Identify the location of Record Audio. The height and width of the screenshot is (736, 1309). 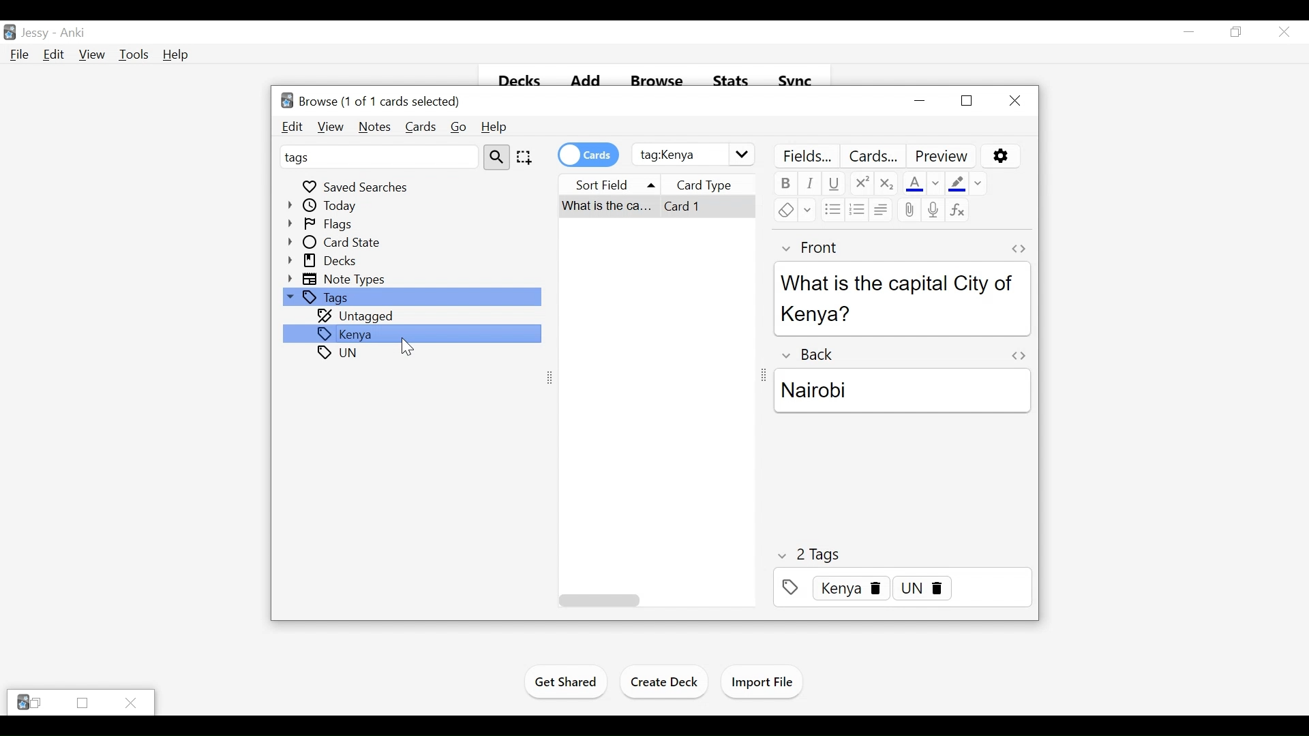
(934, 210).